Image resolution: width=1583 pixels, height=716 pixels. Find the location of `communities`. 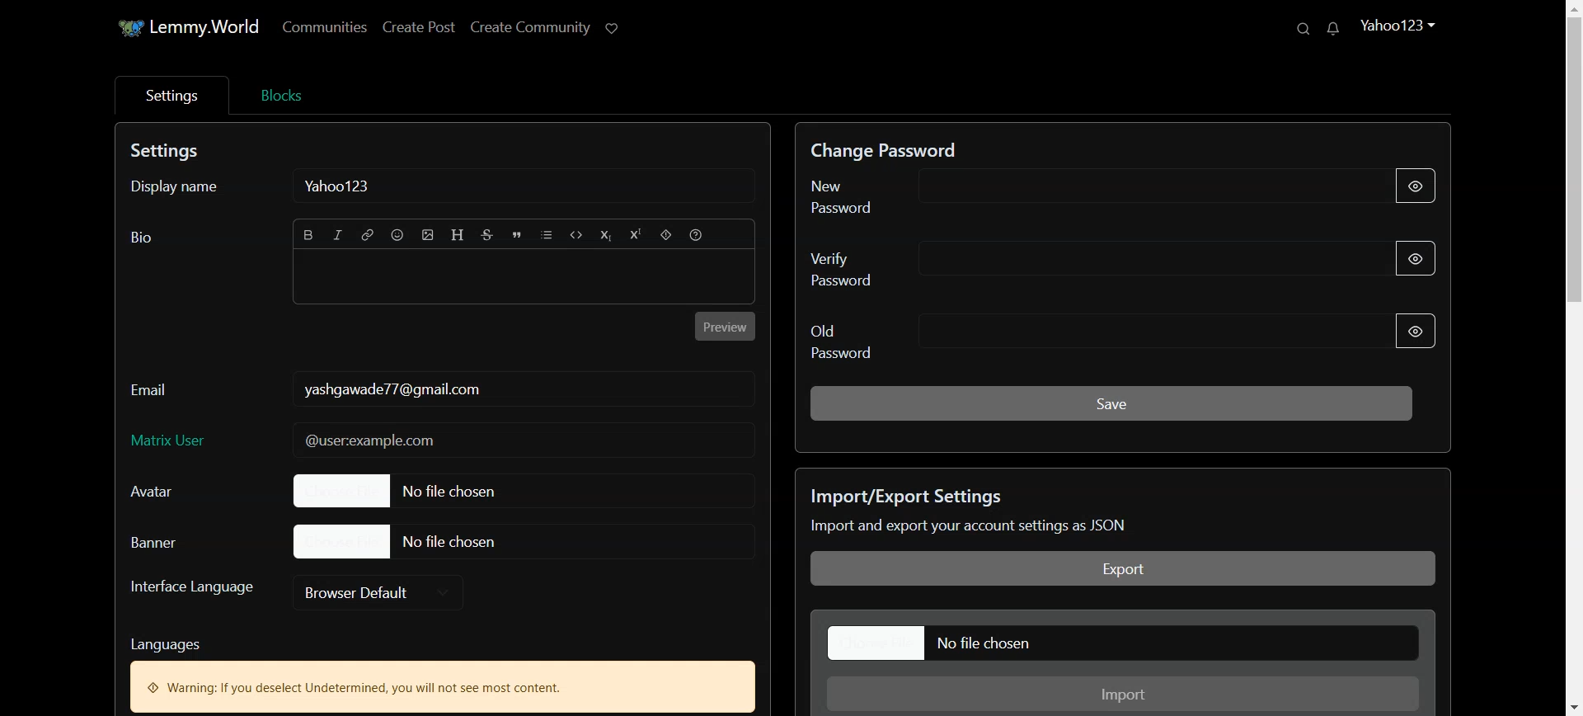

communities is located at coordinates (329, 26).